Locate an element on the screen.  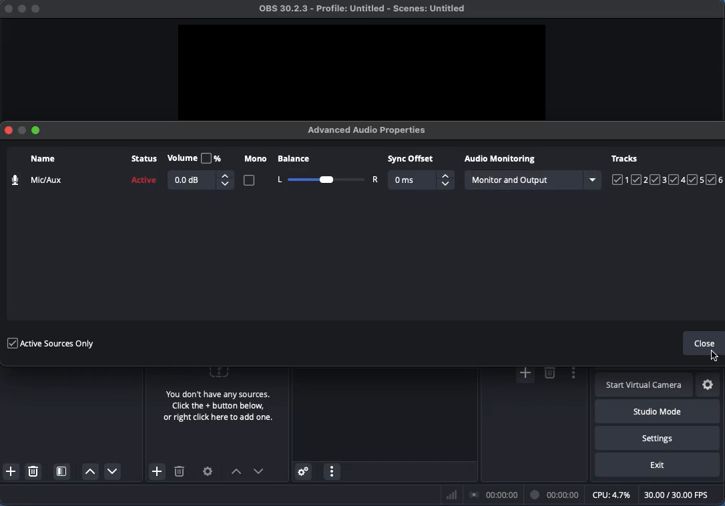
Move up is located at coordinates (90, 472).